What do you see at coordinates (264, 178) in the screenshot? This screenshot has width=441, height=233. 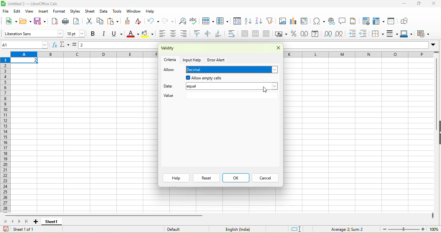 I see `cancel` at bounding box center [264, 178].